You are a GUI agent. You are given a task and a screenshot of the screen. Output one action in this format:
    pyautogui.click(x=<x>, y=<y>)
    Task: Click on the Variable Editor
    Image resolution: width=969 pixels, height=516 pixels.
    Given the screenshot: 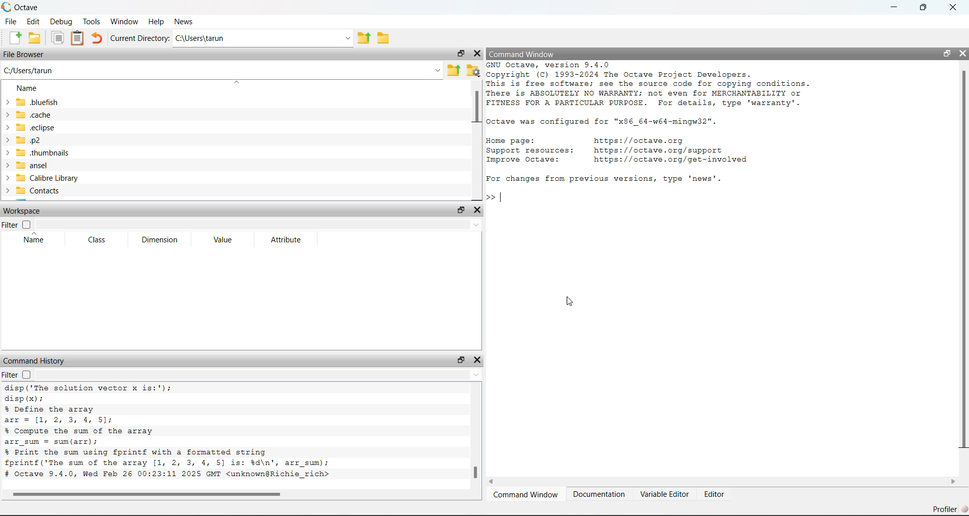 What is the action you would take?
    pyautogui.click(x=665, y=495)
    